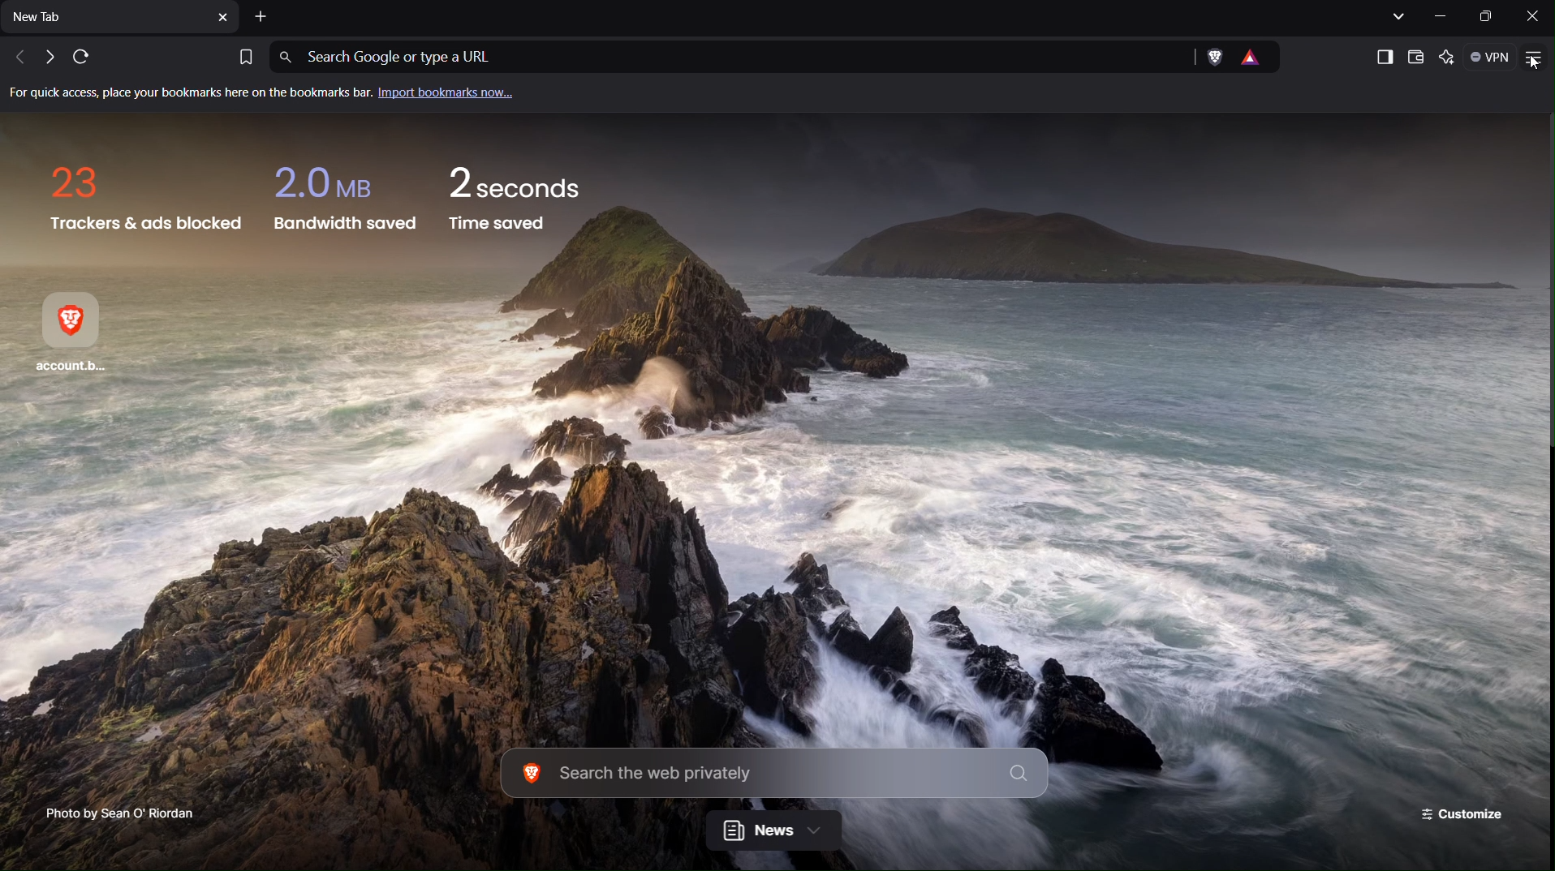  I want to click on Application Menu, so click(1536, 58).